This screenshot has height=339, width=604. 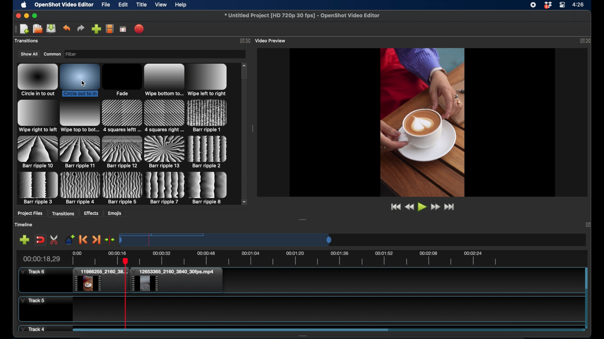 I want to click on transition, so click(x=37, y=80).